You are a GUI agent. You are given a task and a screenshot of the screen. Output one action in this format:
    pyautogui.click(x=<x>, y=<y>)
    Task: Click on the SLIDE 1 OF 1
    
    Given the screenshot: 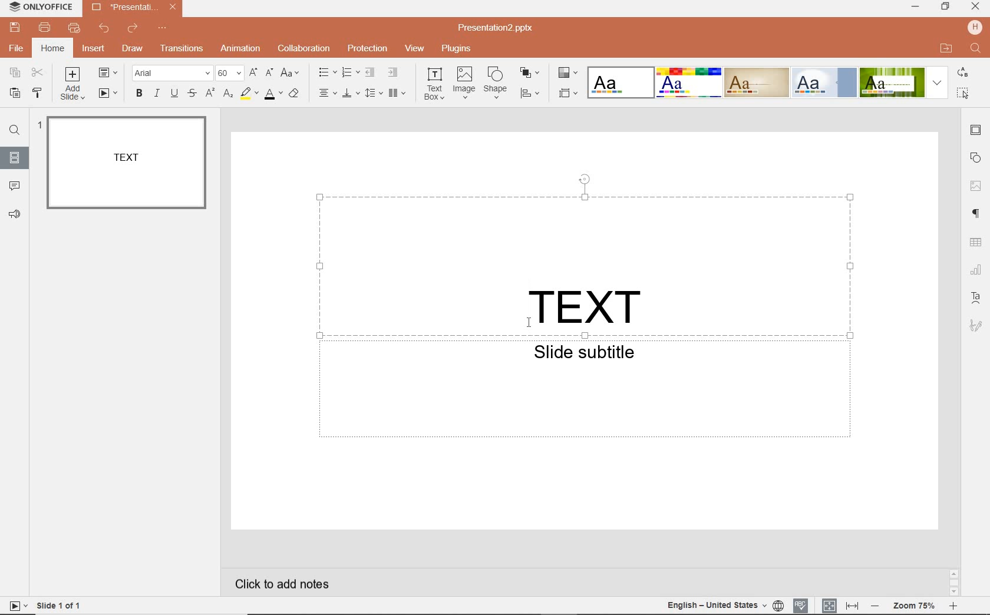 What is the action you would take?
    pyautogui.click(x=59, y=604)
    